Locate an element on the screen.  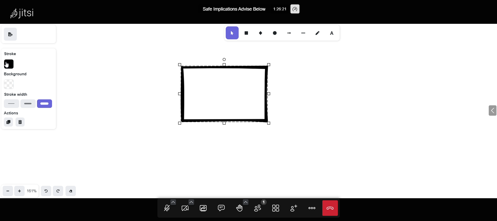
draw is located at coordinates (318, 32).